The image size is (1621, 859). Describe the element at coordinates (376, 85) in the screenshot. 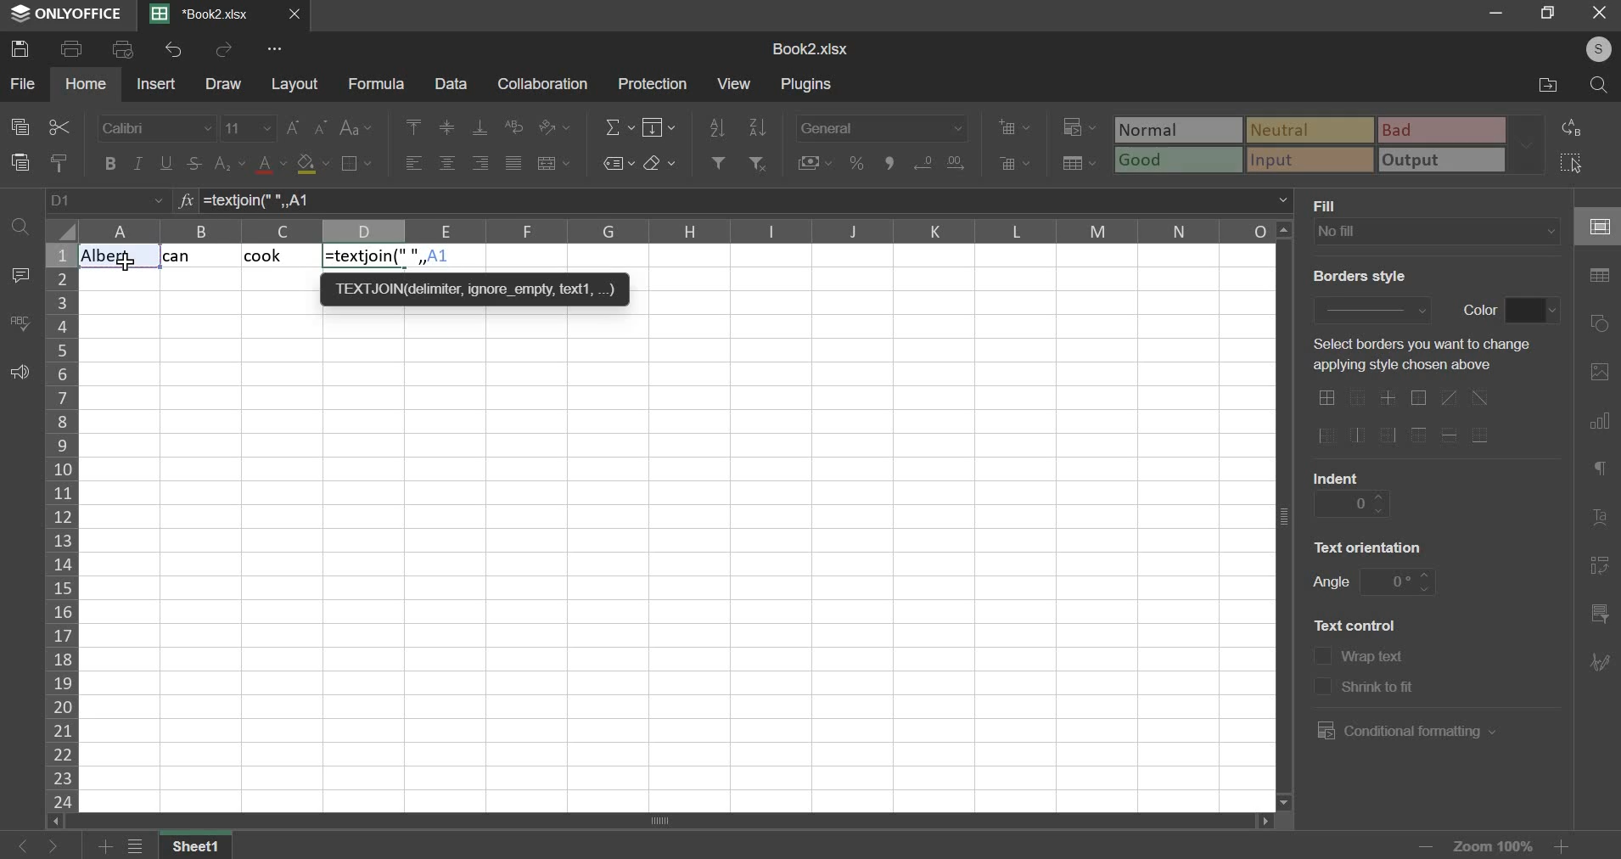

I see `formula` at that location.